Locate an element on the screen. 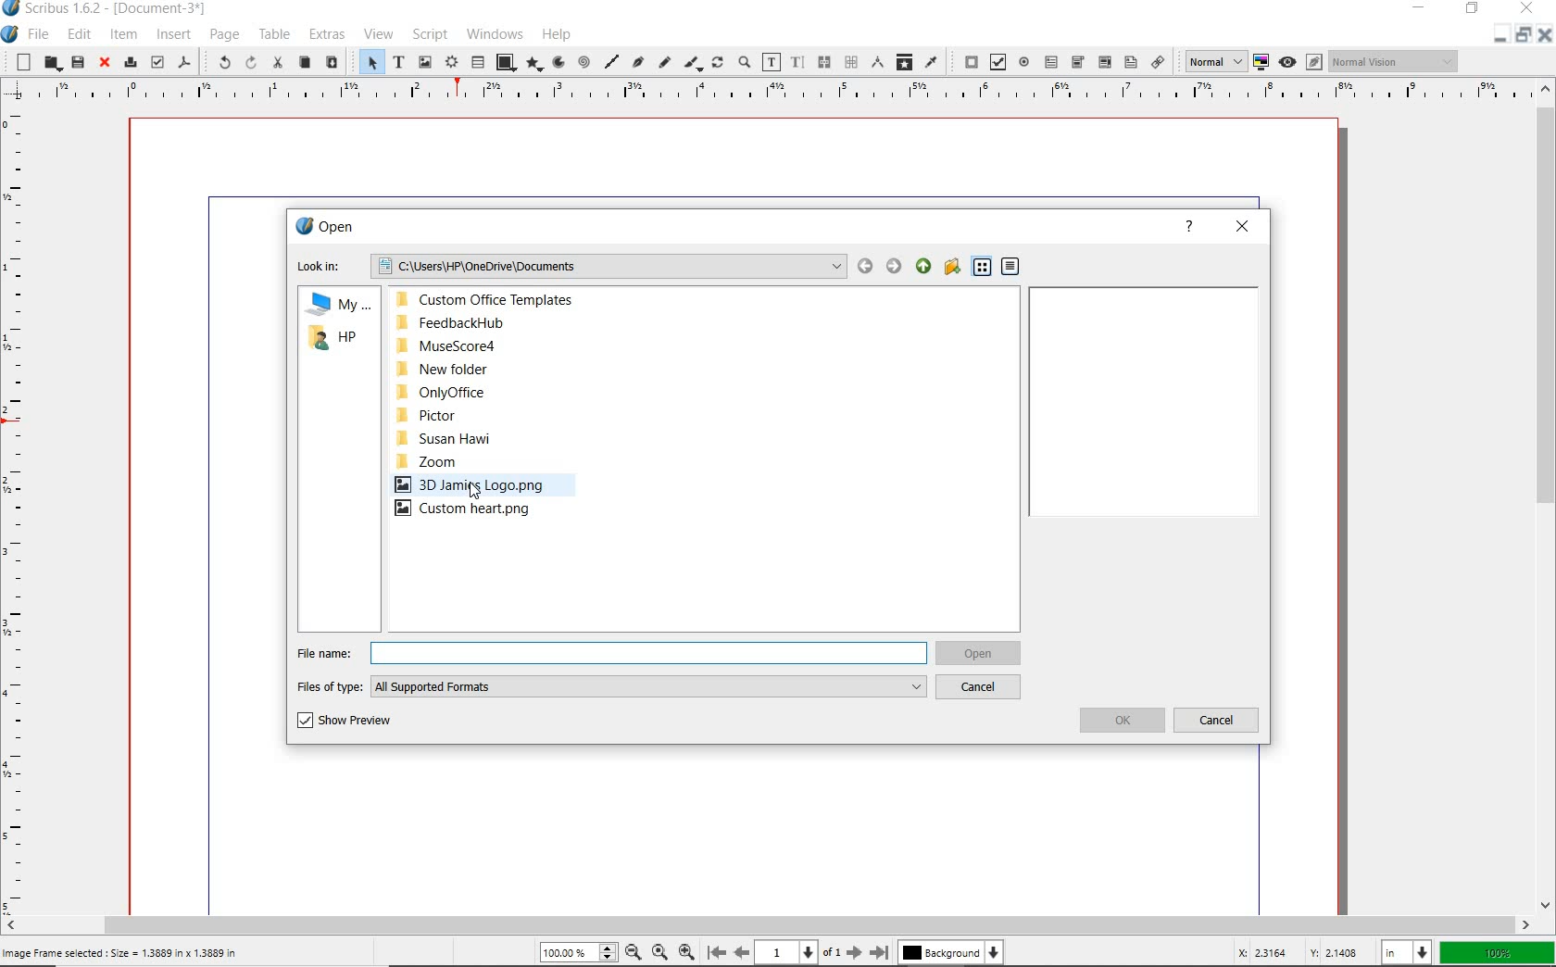 Image resolution: width=1556 pixels, height=967 pixels. CREATE NEW FOLDER is located at coordinates (952, 266).